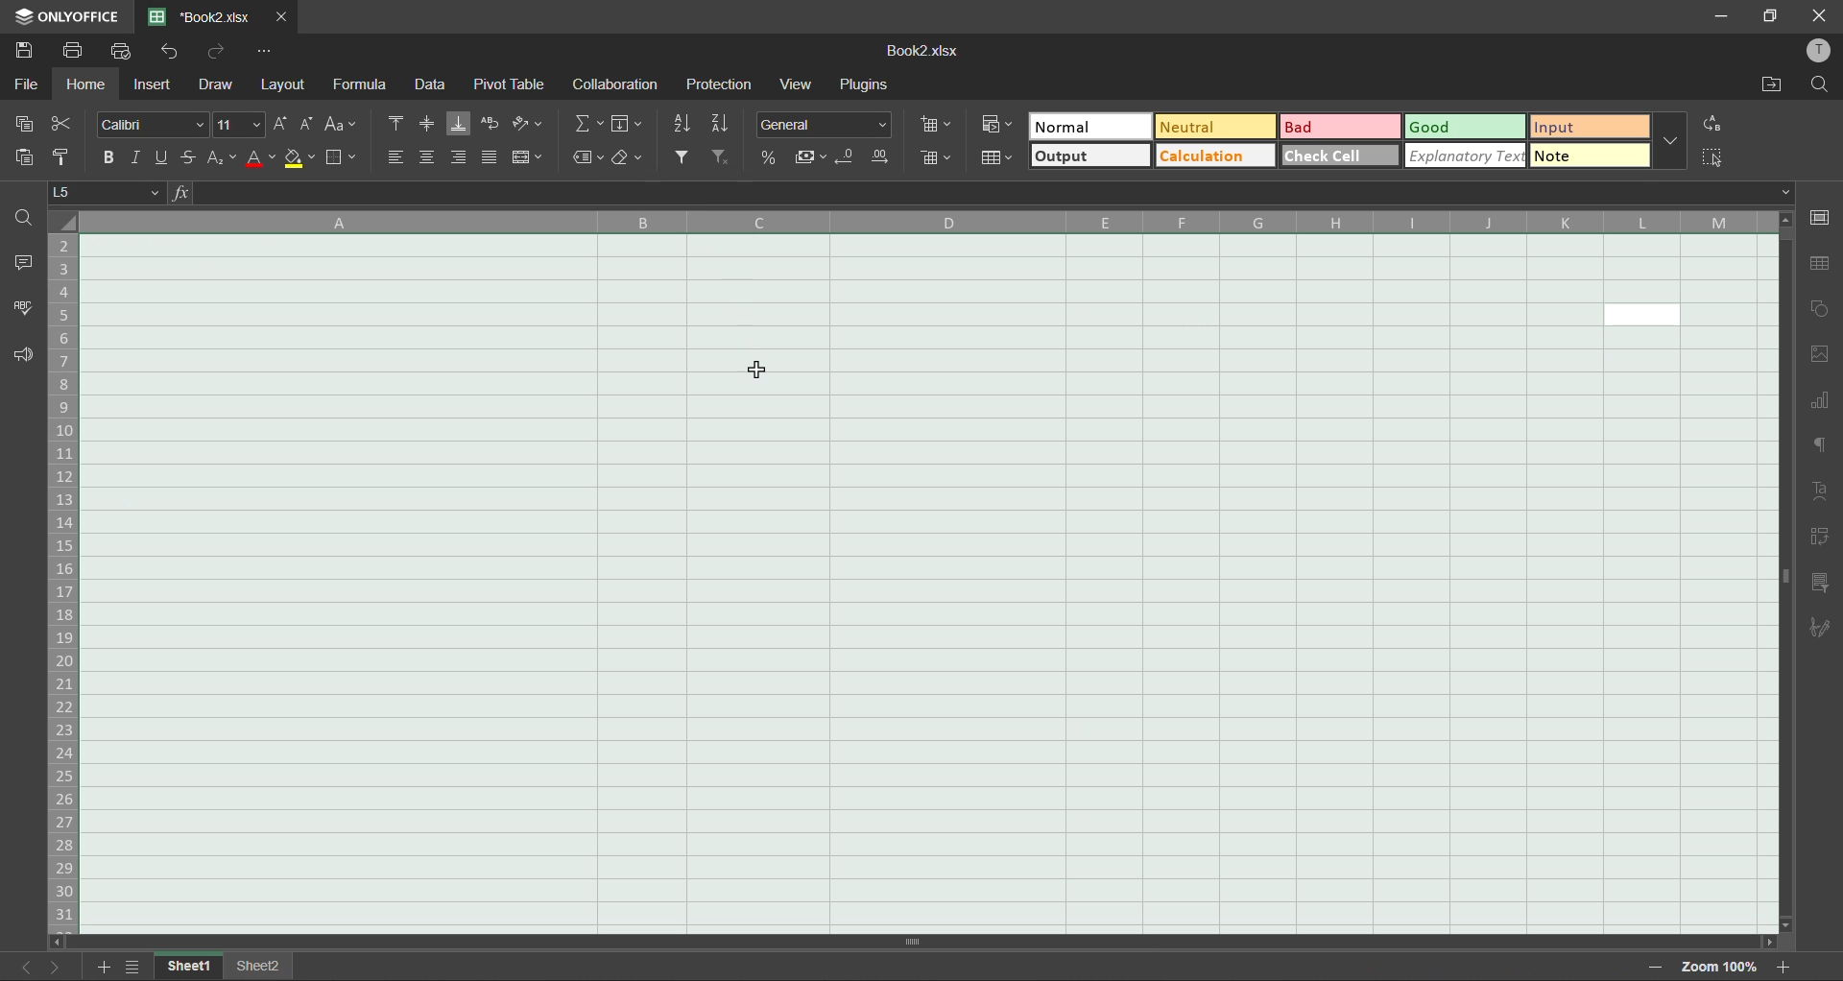  Describe the element at coordinates (616, 85) in the screenshot. I see `collaboration` at that location.